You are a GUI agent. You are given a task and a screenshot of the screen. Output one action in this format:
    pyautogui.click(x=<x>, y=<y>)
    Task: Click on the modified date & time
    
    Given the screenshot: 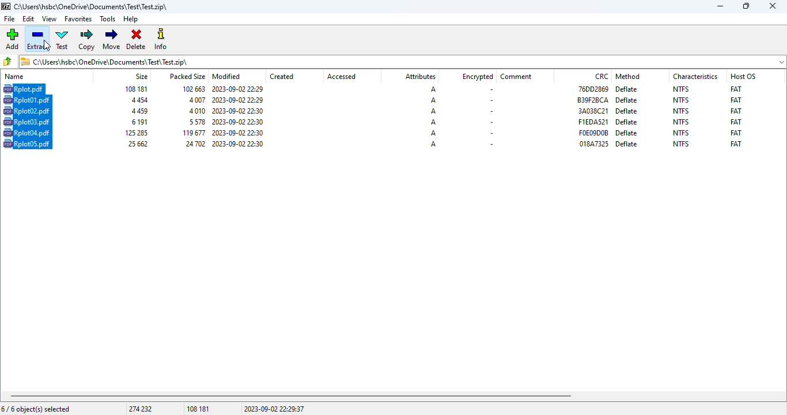 What is the action you would take?
    pyautogui.click(x=237, y=89)
    